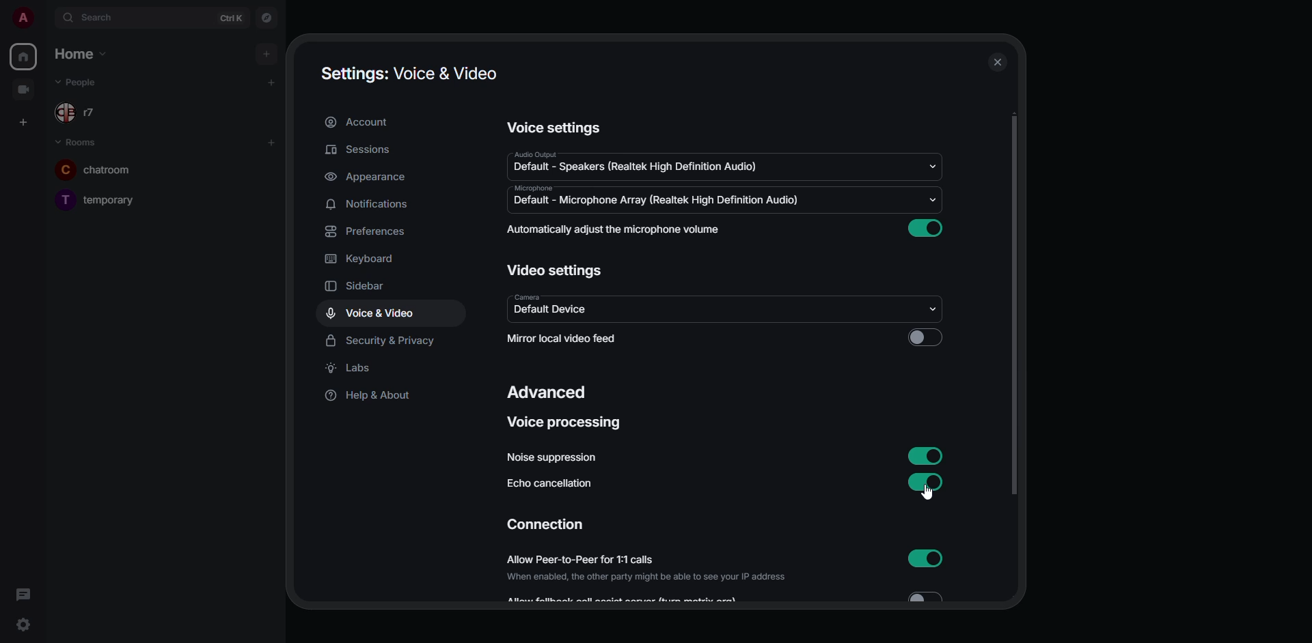  I want to click on sidebar, so click(367, 284).